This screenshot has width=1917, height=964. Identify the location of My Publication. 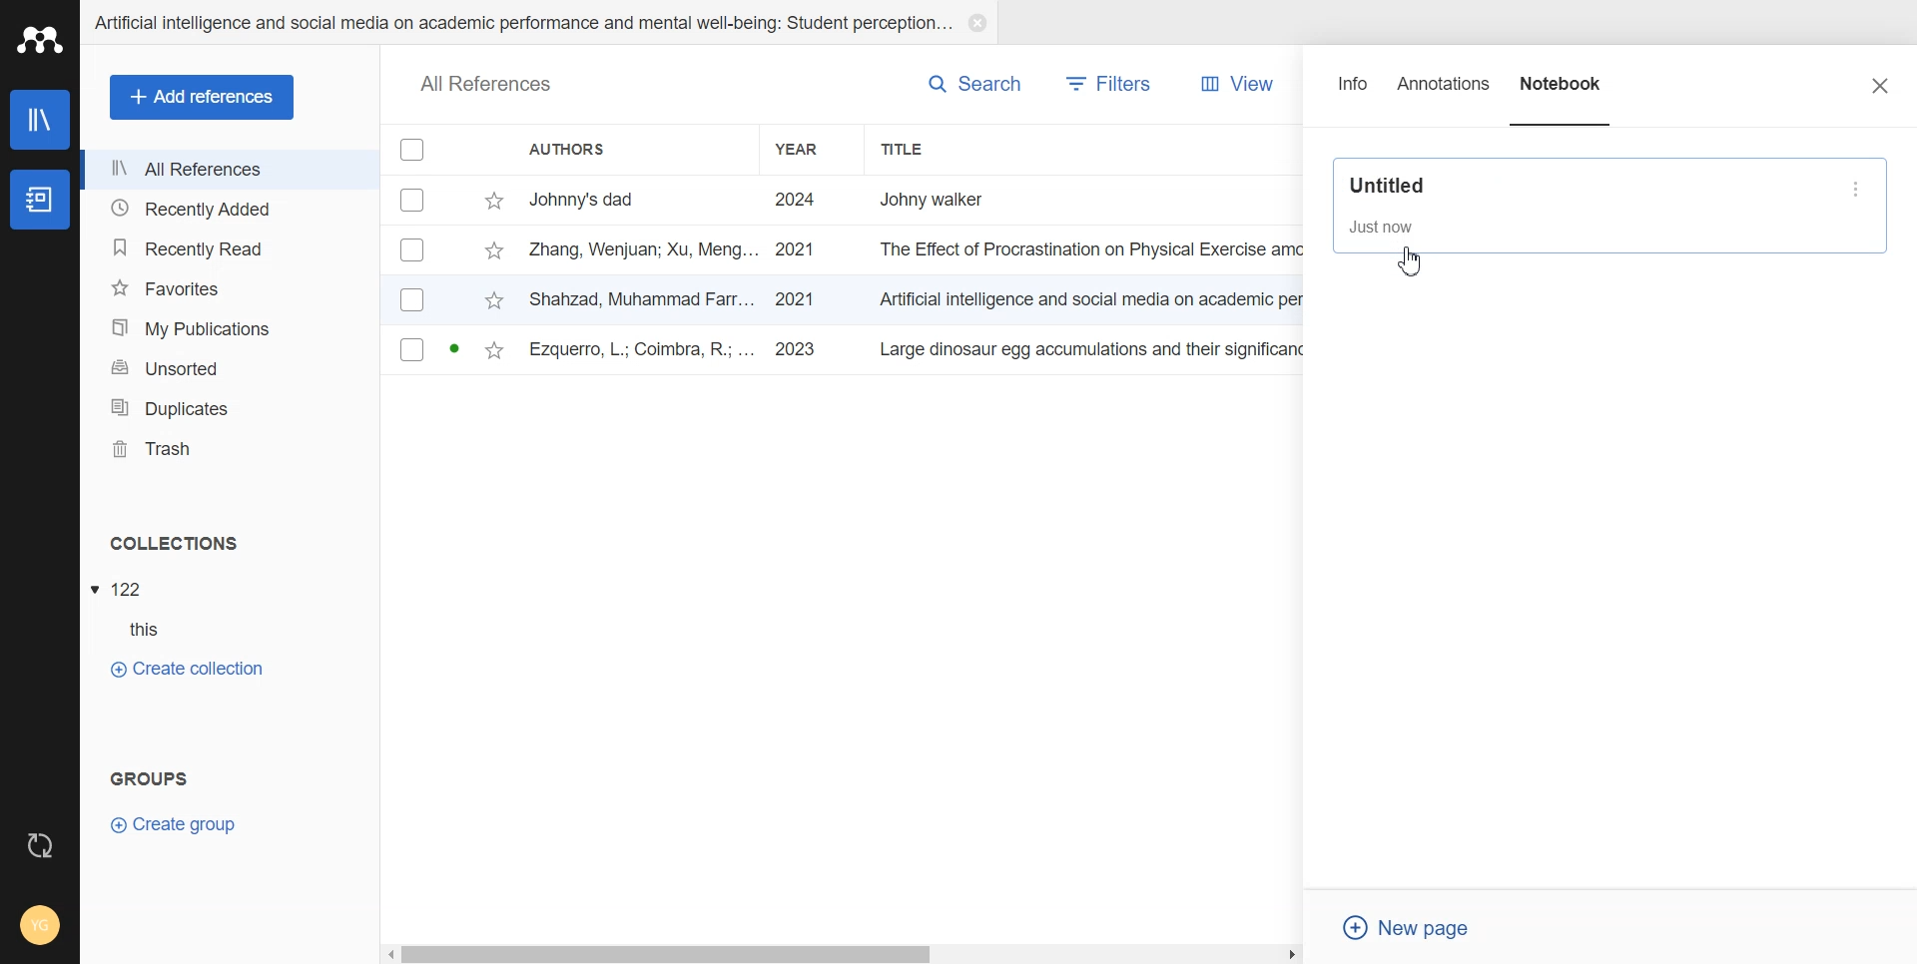
(230, 328).